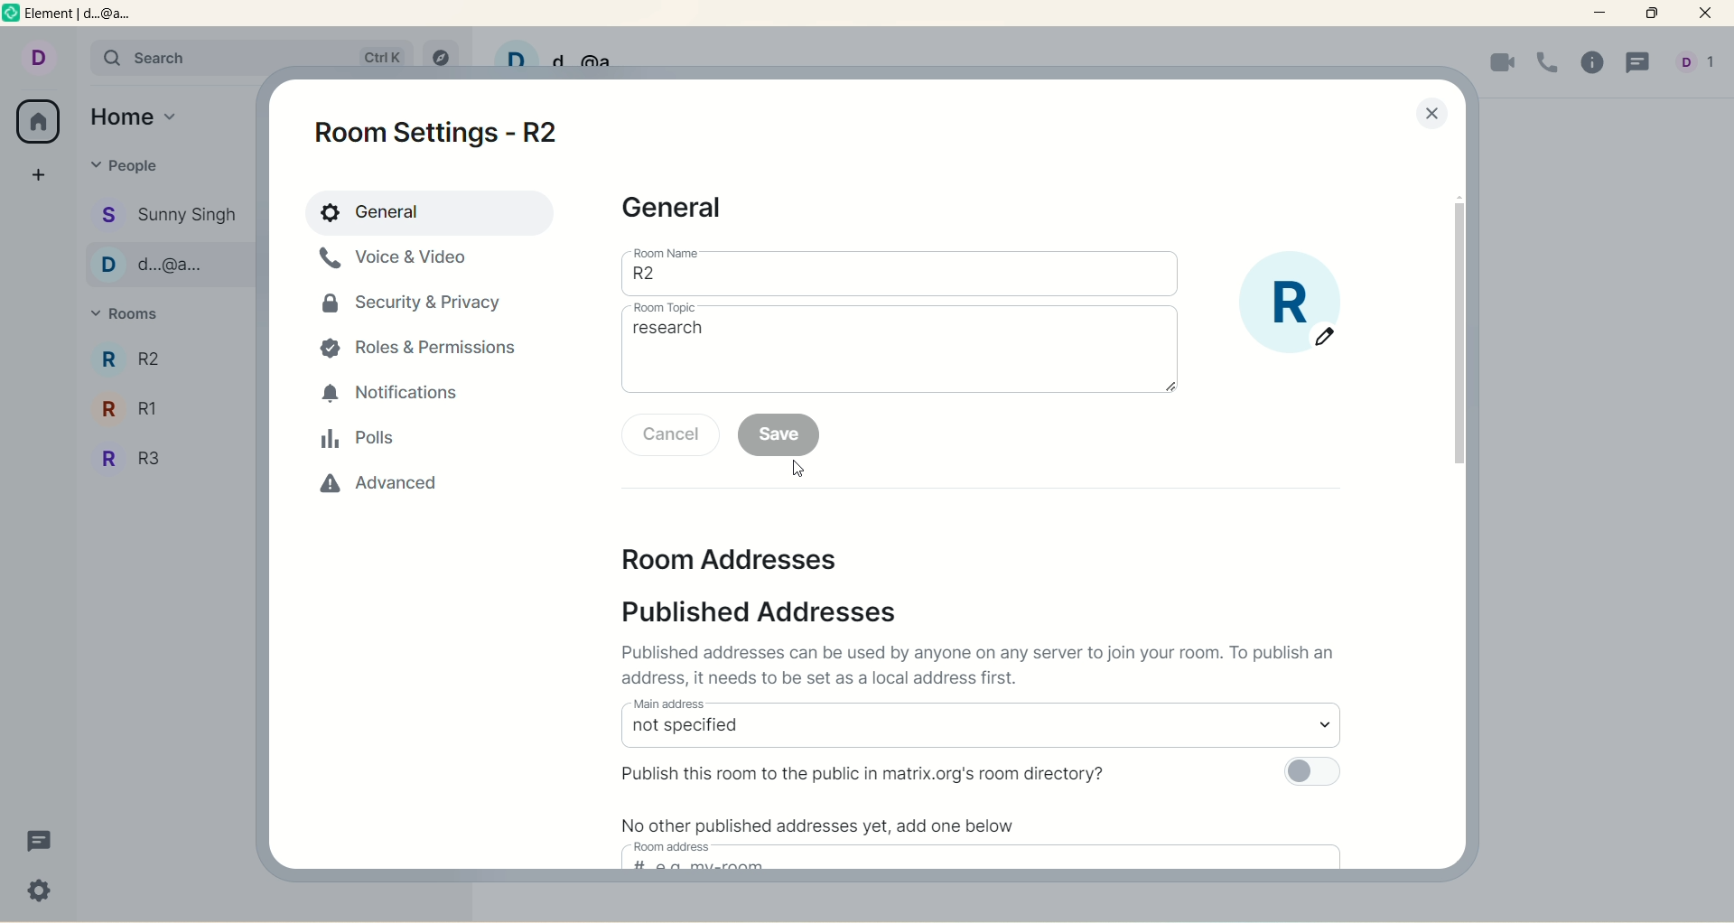  I want to click on account, so click(1700, 63).